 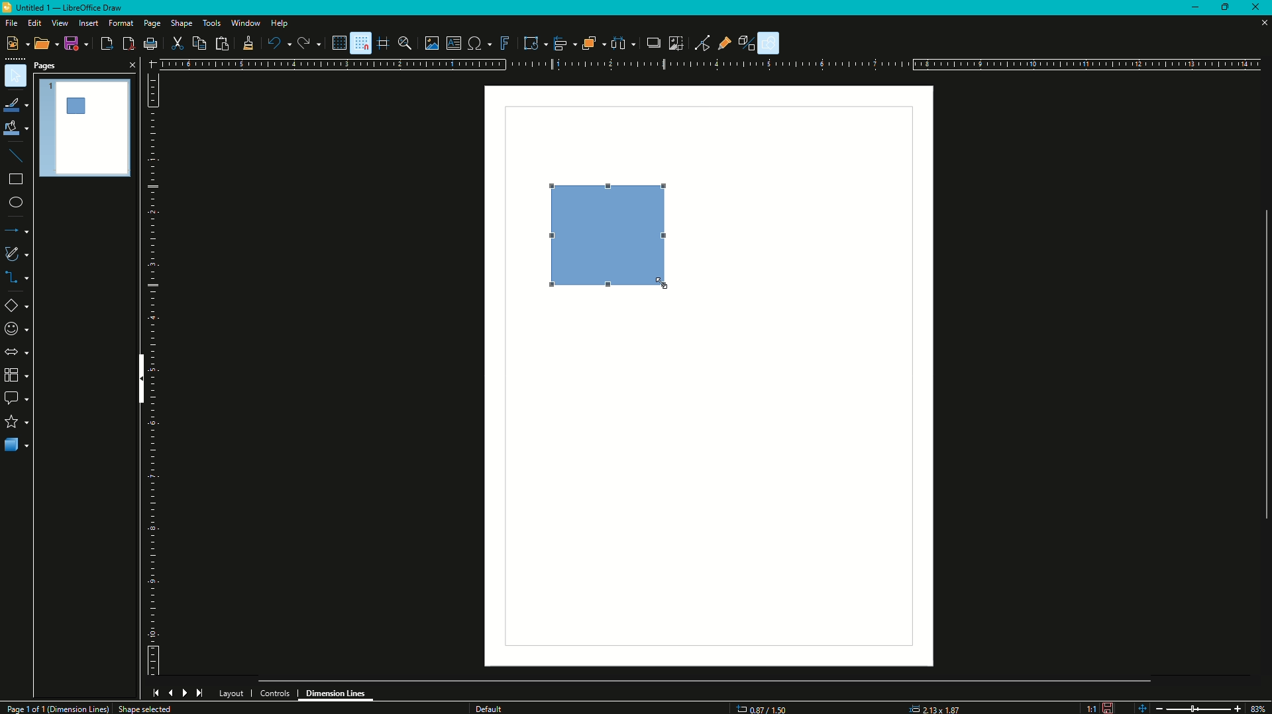 I want to click on Minimize, so click(x=1194, y=8).